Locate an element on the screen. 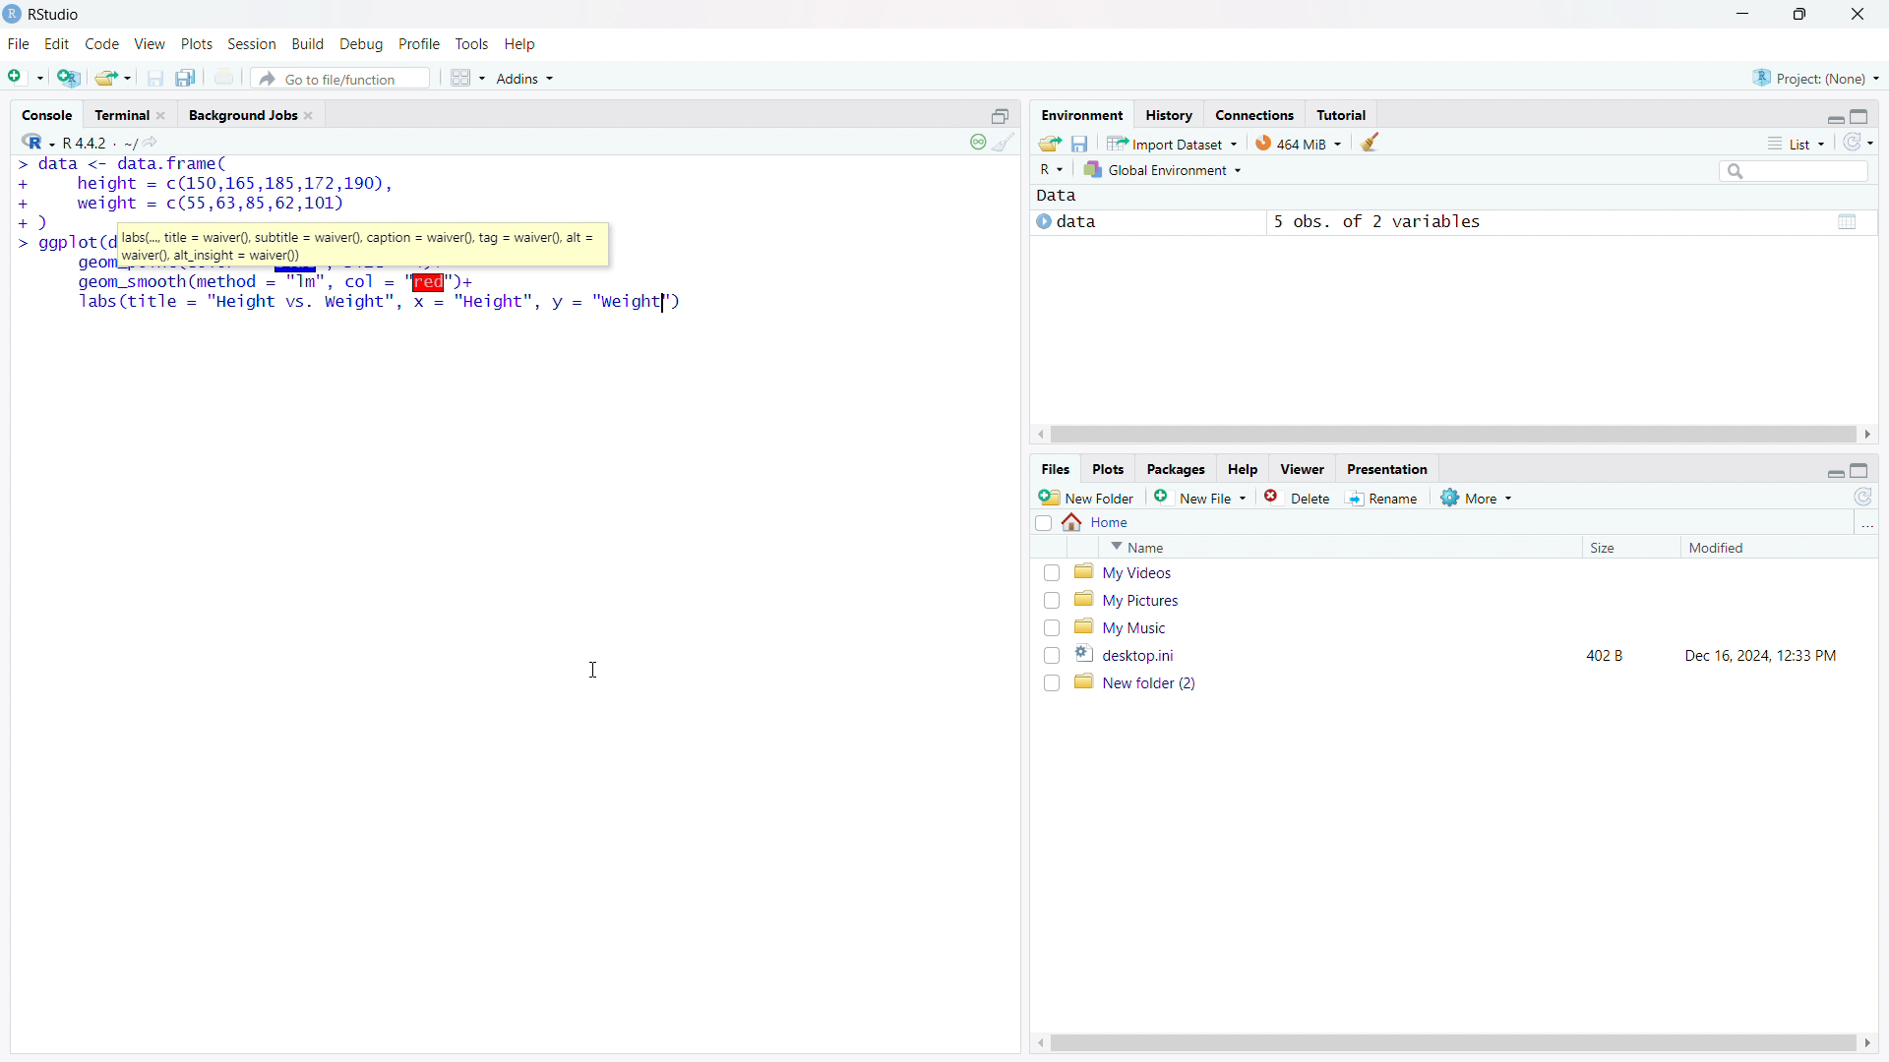  new folder (2) is located at coordinates (1468, 682).